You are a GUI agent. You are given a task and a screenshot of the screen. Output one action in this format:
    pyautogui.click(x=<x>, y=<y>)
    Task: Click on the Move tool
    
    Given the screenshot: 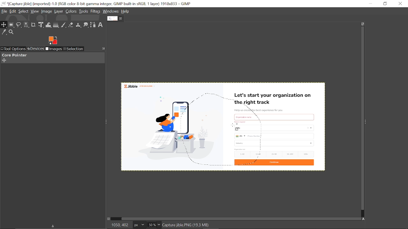 What is the action you would take?
    pyautogui.click(x=4, y=25)
    